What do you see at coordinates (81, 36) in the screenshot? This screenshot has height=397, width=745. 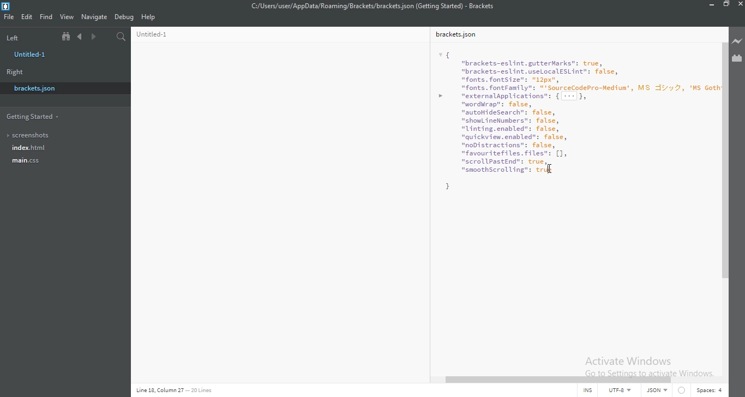 I see `Previous document` at bounding box center [81, 36].